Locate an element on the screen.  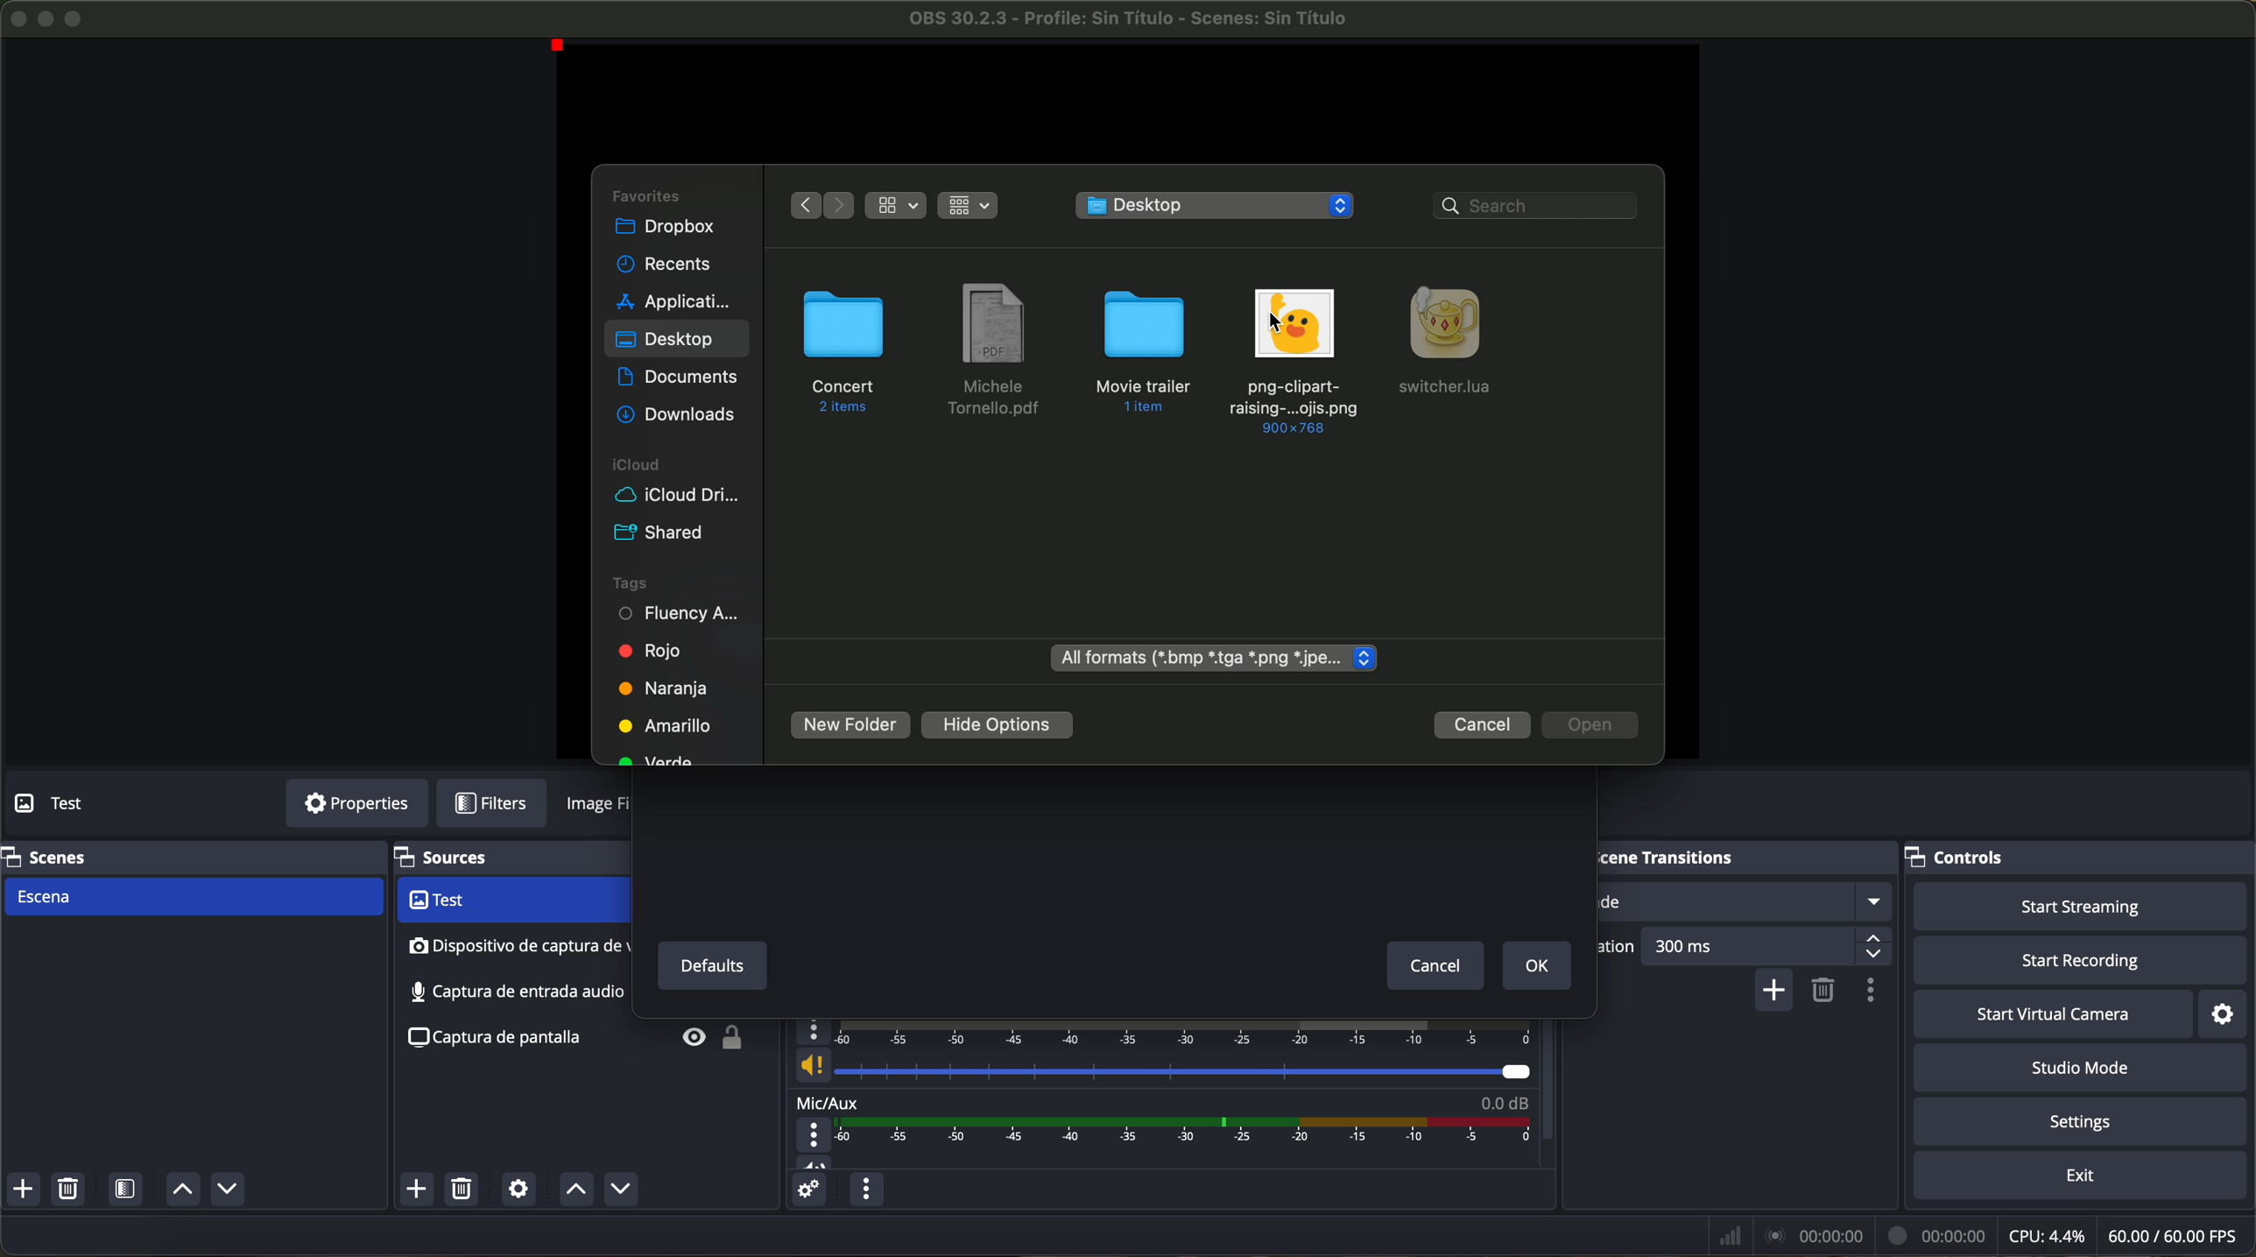
advanced audio properties is located at coordinates (807, 1190).